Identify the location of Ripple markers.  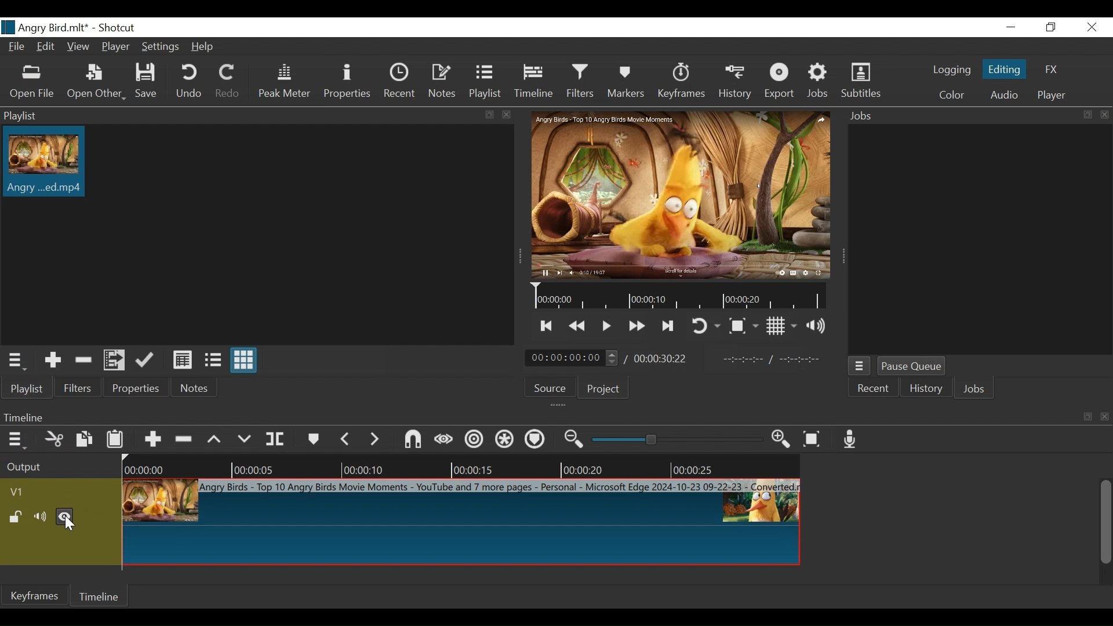
(534, 441).